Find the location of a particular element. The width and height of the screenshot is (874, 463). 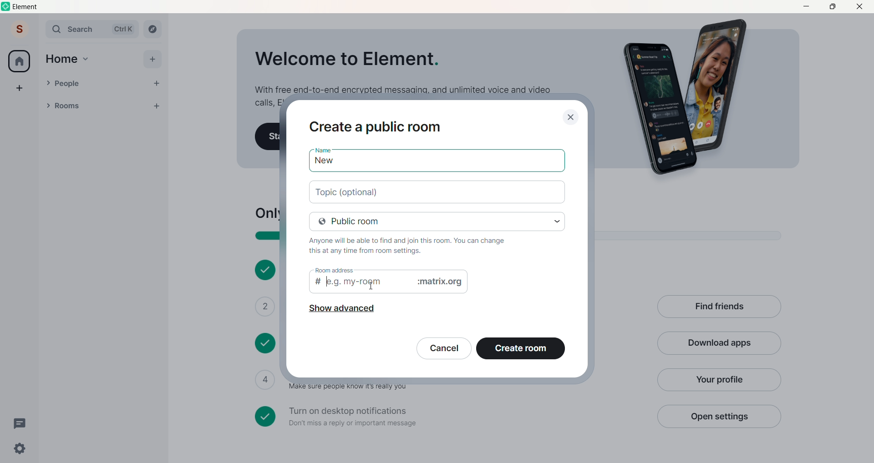

room privacy set to: "public room" is located at coordinates (438, 221).